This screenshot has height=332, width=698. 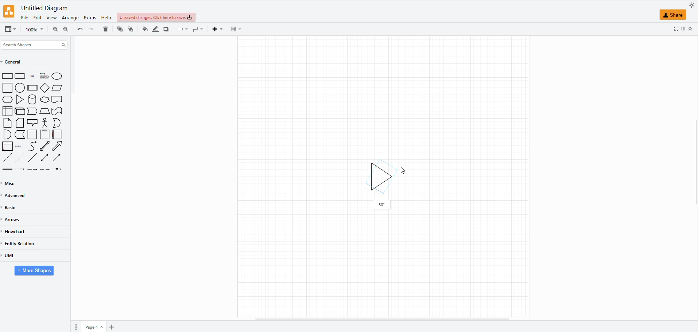 What do you see at coordinates (32, 111) in the screenshot?
I see `Forward` at bounding box center [32, 111].